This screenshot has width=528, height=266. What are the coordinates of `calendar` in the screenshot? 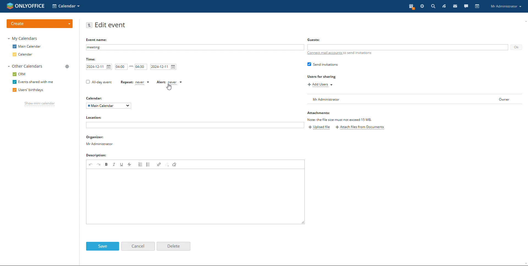 It's located at (23, 54).